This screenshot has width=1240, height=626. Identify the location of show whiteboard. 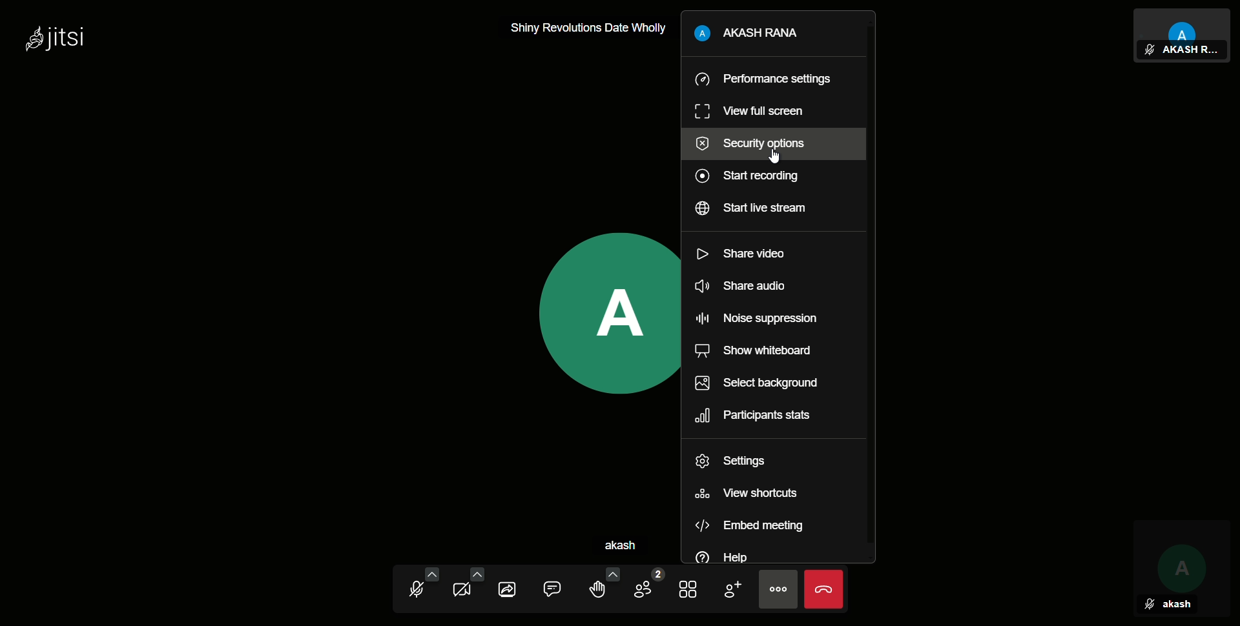
(753, 352).